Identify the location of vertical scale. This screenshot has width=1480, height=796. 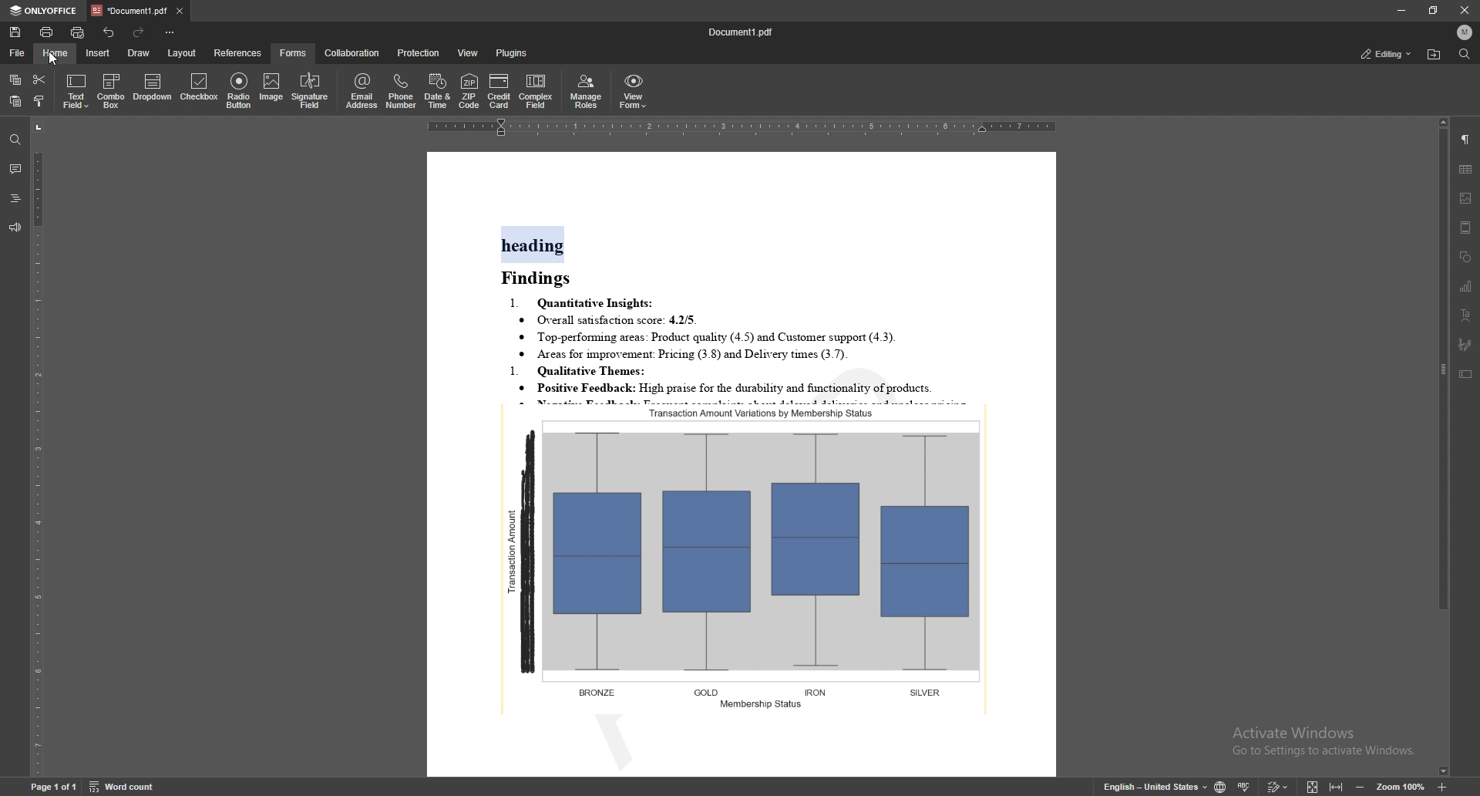
(38, 447).